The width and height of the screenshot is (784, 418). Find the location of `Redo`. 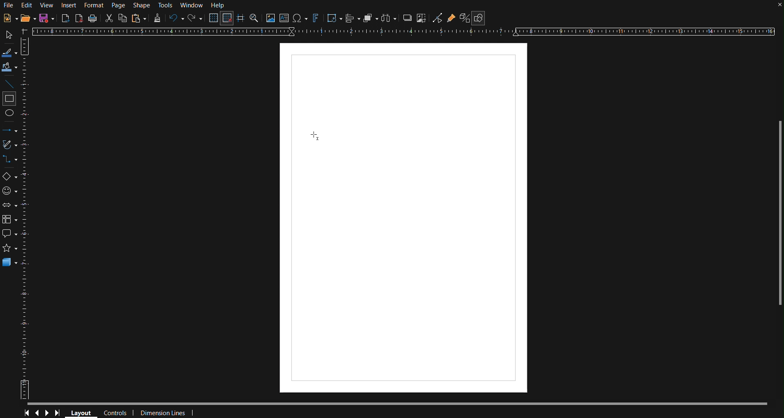

Redo is located at coordinates (195, 18).